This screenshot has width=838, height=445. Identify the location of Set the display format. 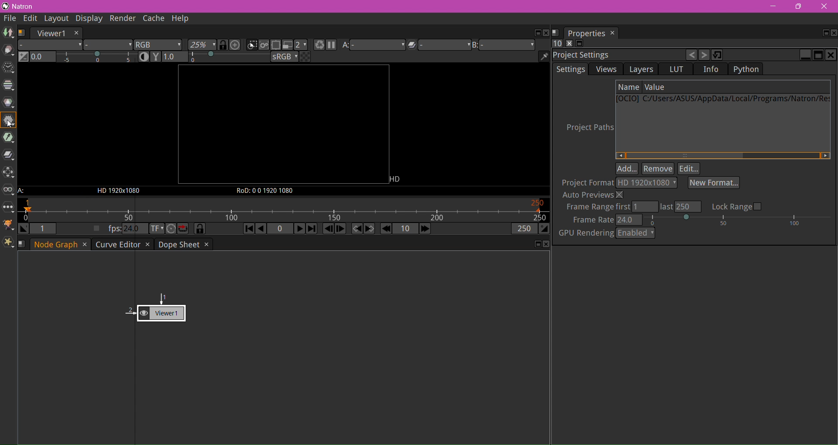
(156, 229).